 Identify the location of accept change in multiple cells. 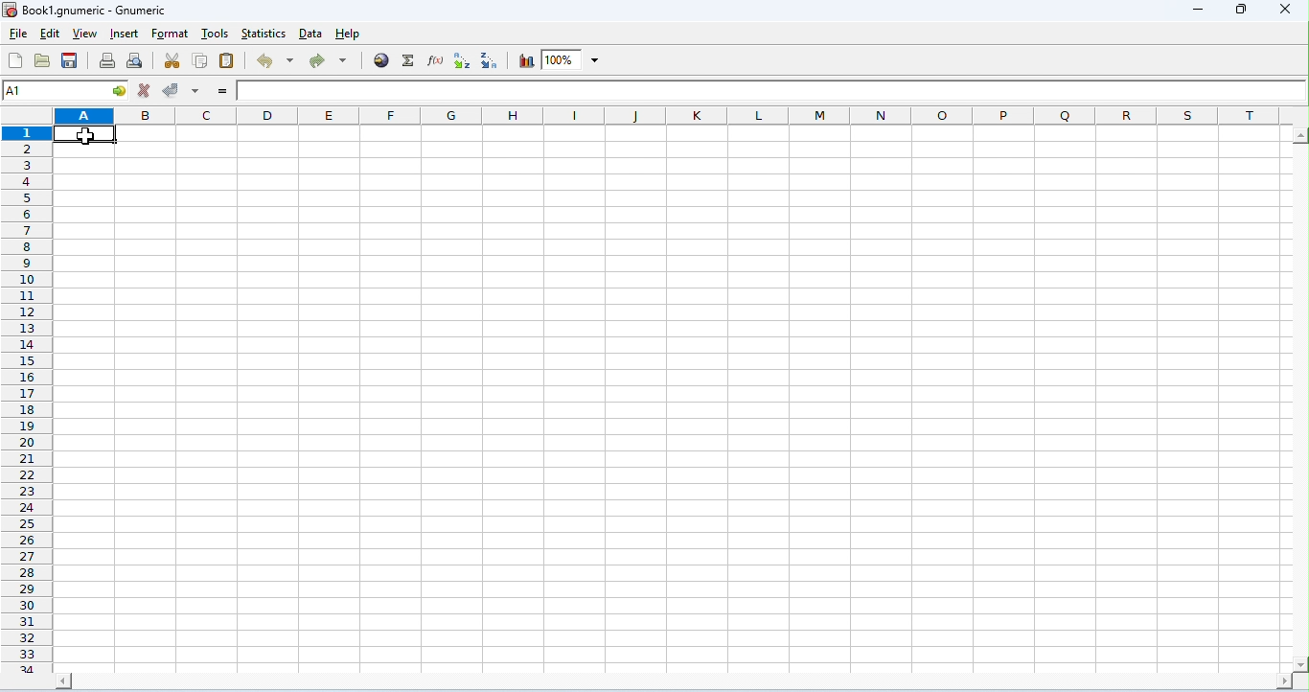
(195, 89).